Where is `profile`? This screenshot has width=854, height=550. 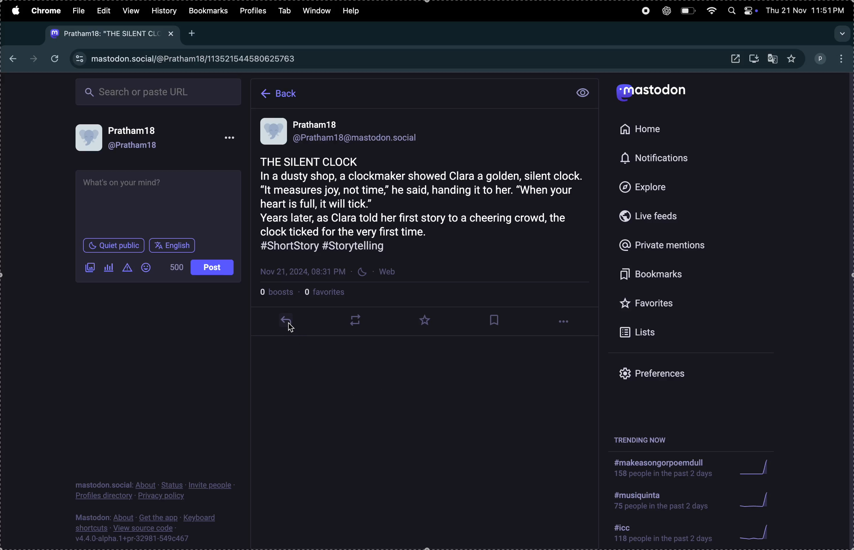 profile is located at coordinates (255, 11).